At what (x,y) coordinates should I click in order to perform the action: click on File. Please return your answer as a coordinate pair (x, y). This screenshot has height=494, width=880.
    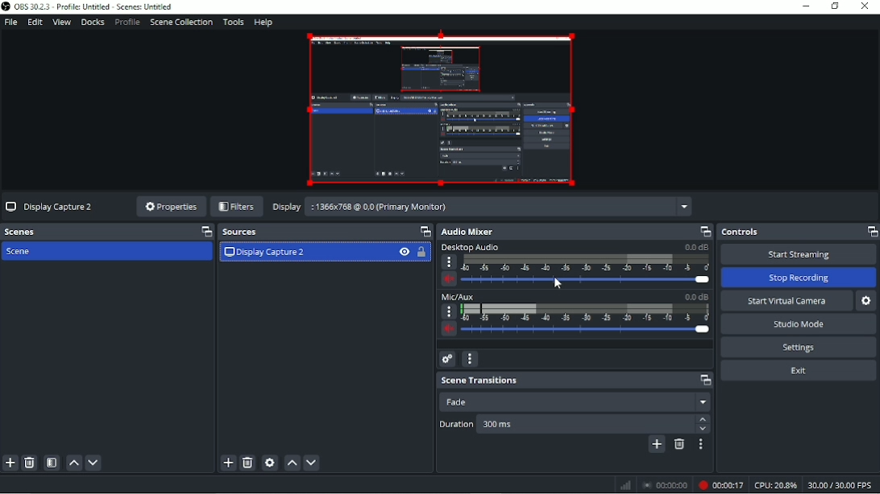
    Looking at the image, I should click on (10, 22).